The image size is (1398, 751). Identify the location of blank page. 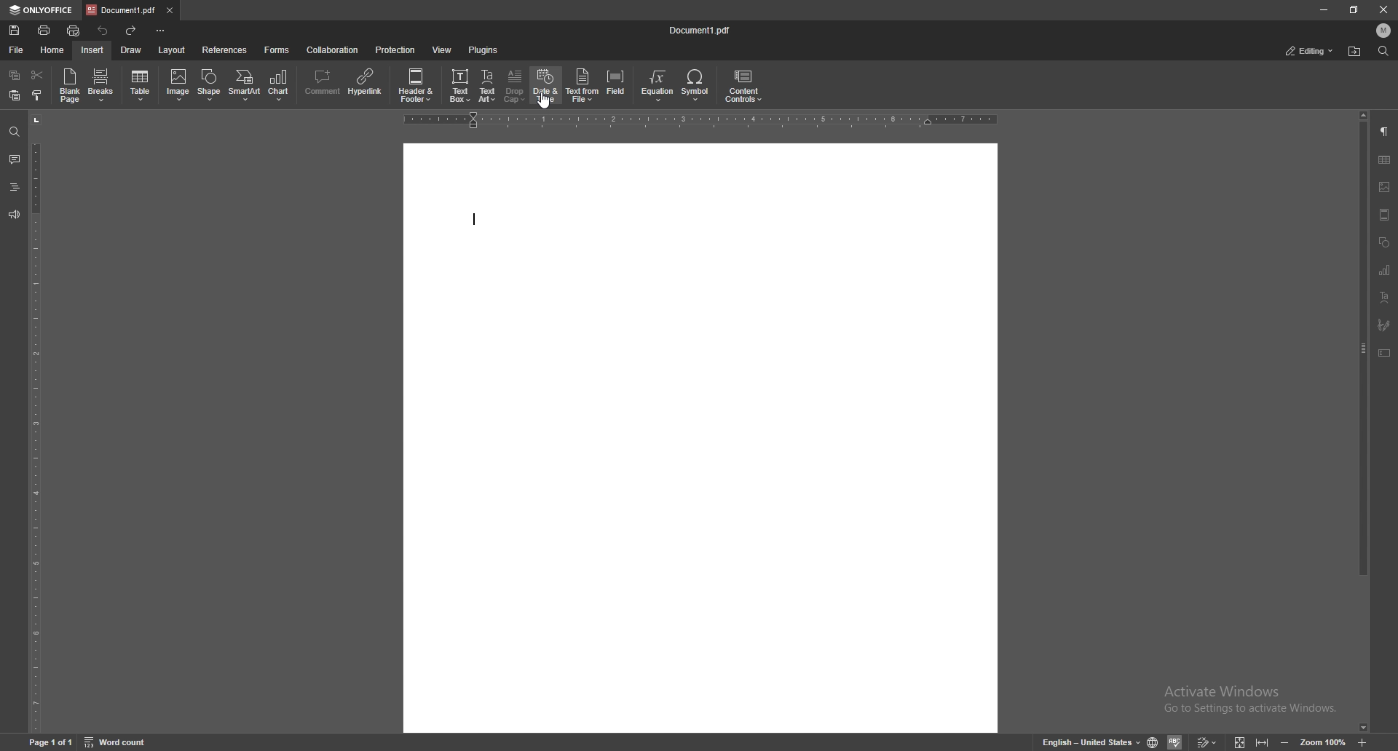
(70, 86).